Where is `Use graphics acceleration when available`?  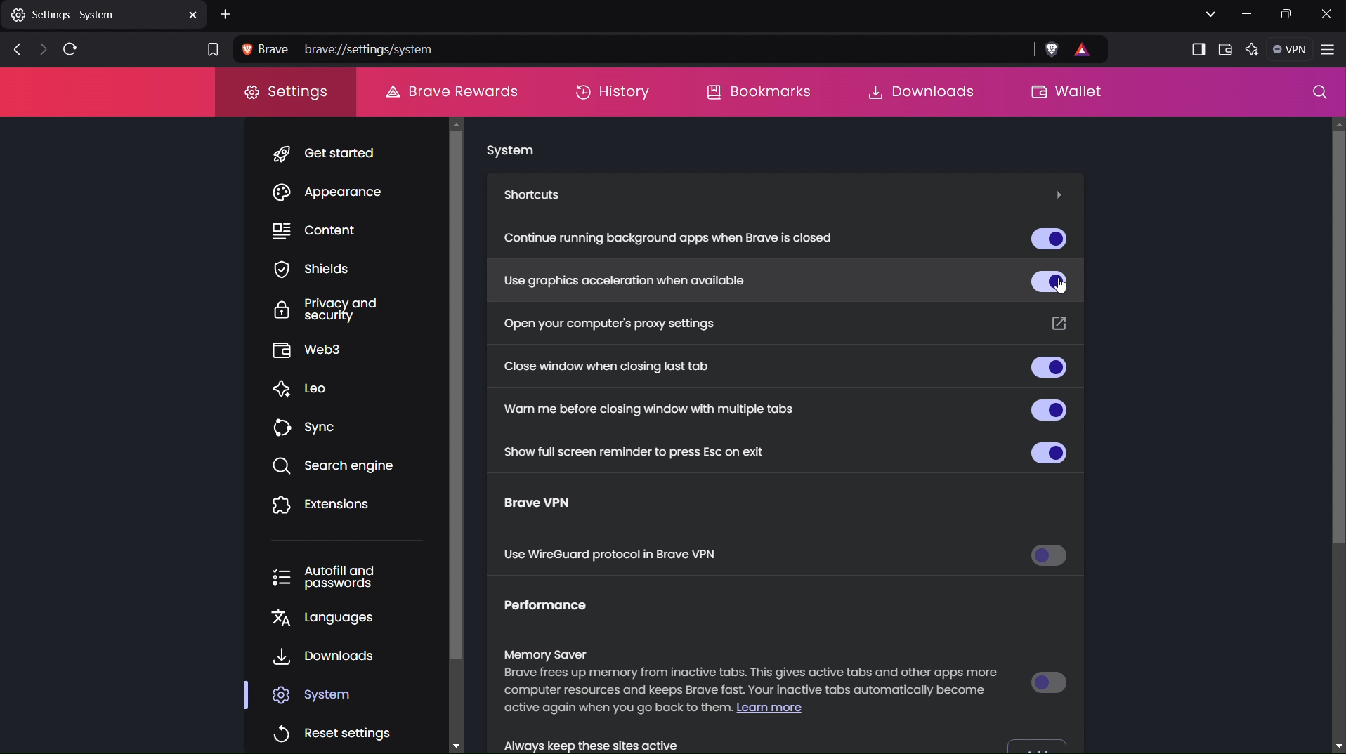 Use graphics acceleration when available is located at coordinates (620, 279).